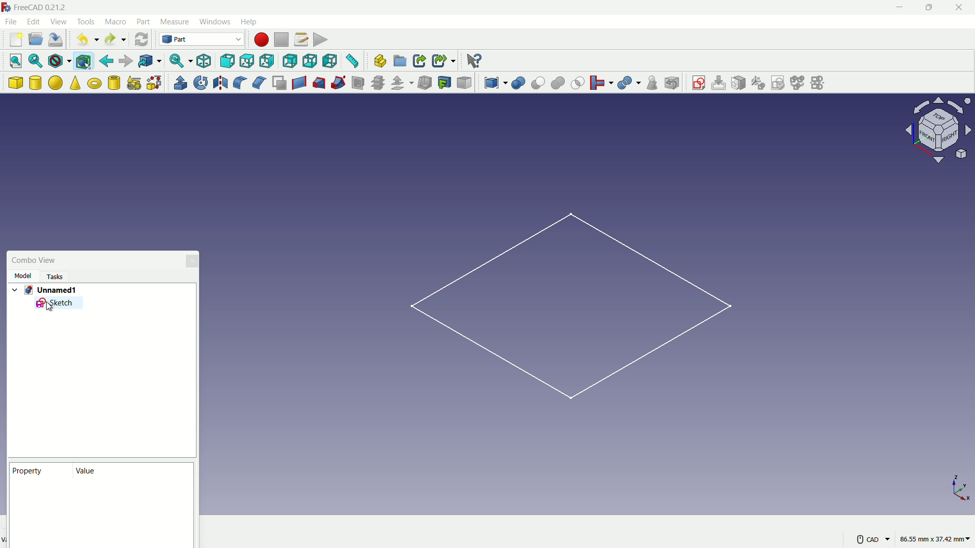 The height and width of the screenshot is (548, 975). What do you see at coordinates (559, 84) in the screenshot?
I see `union` at bounding box center [559, 84].